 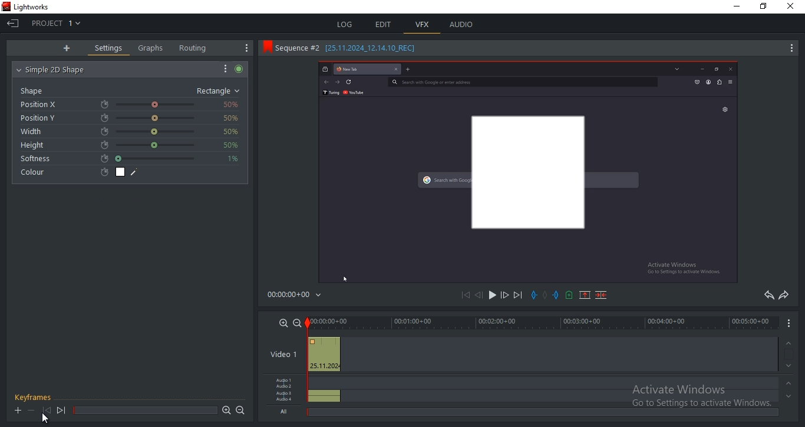 I want to click on height, so click(x=130, y=145).